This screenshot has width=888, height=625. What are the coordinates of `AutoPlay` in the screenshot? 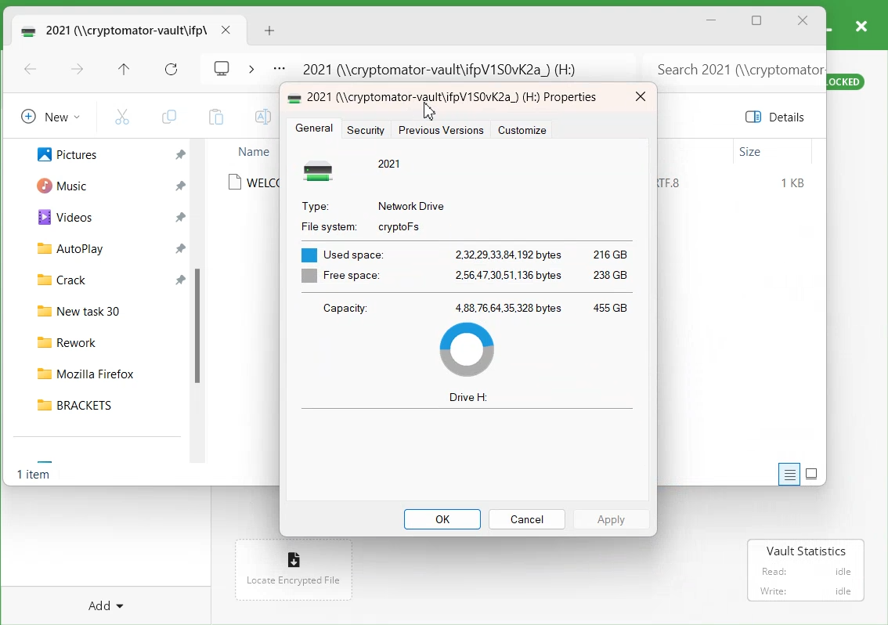 It's located at (62, 247).